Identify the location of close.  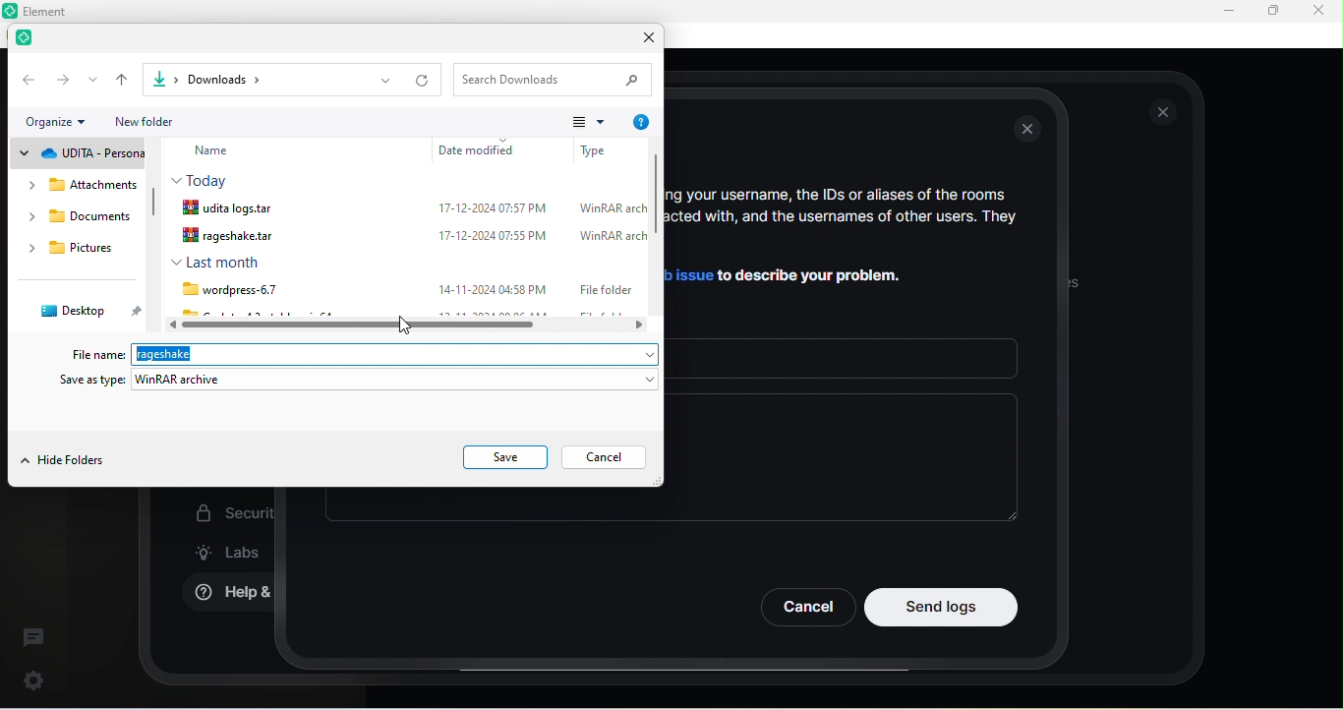
(1317, 10).